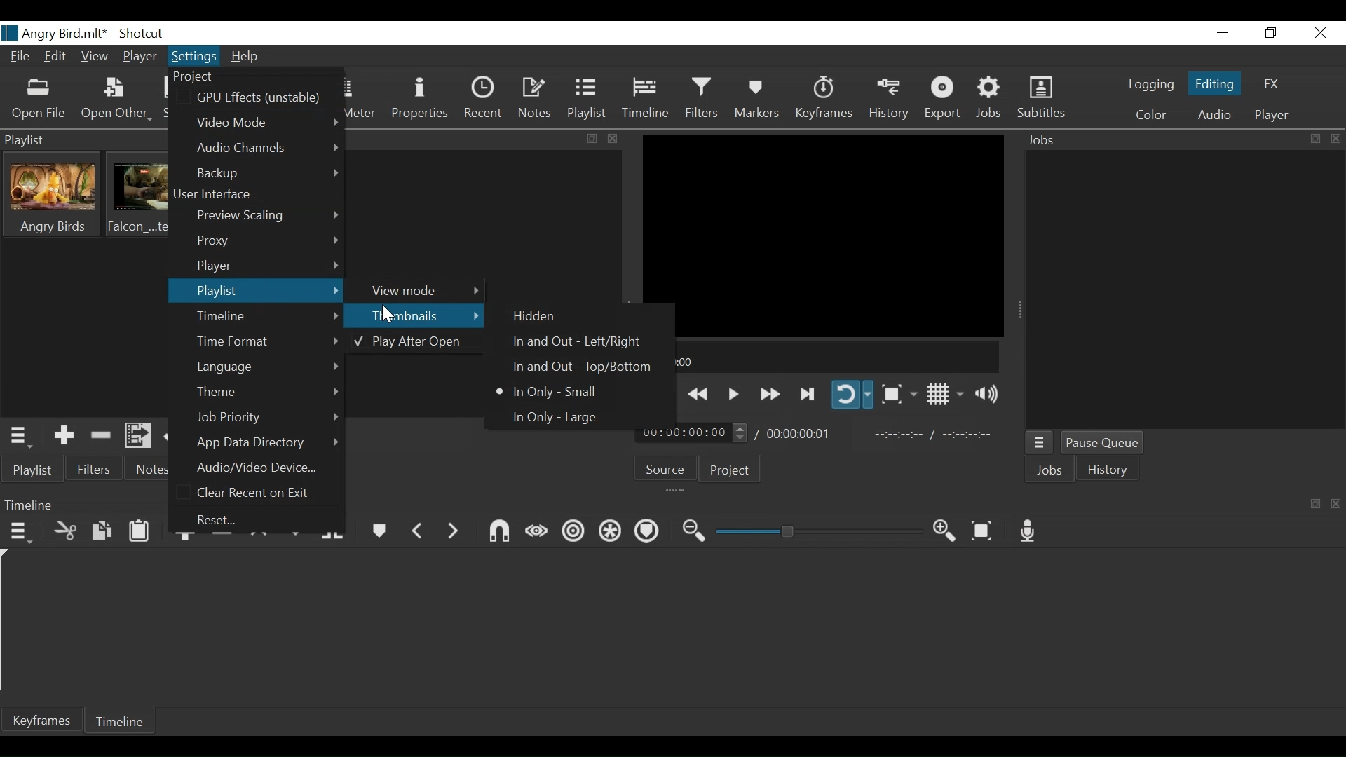 Image resolution: width=1346 pixels, height=757 pixels. What do you see at coordinates (897, 394) in the screenshot?
I see `Toggle Zoom` at bounding box center [897, 394].